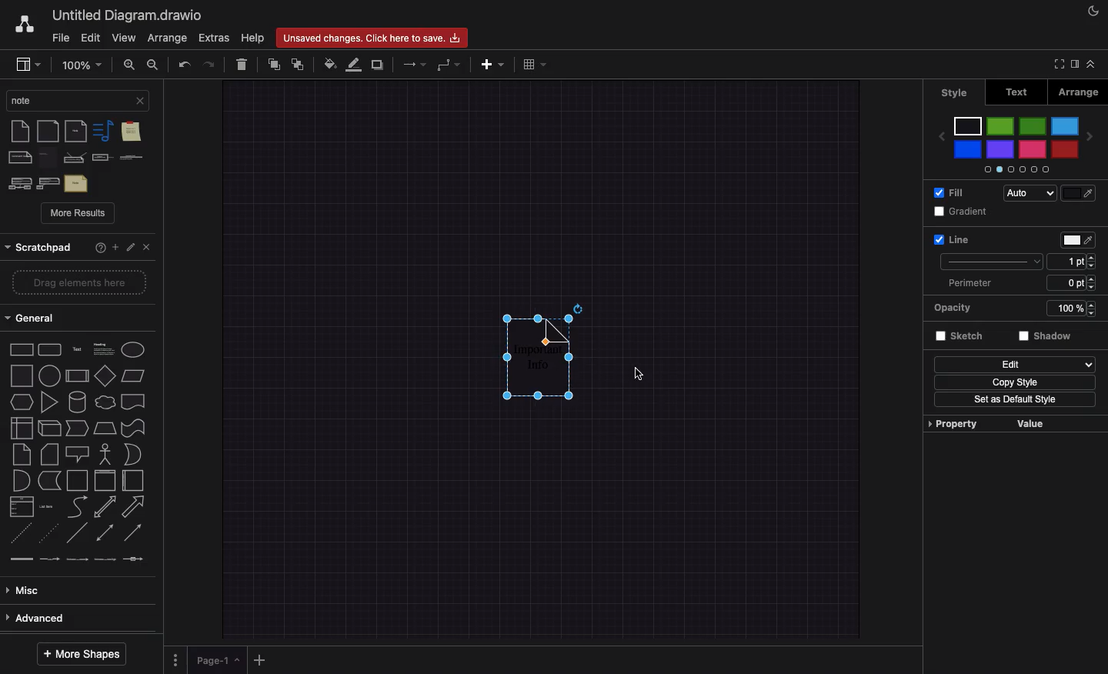 The height and width of the screenshot is (674, 1108). I want to click on line color, so click(1075, 240).